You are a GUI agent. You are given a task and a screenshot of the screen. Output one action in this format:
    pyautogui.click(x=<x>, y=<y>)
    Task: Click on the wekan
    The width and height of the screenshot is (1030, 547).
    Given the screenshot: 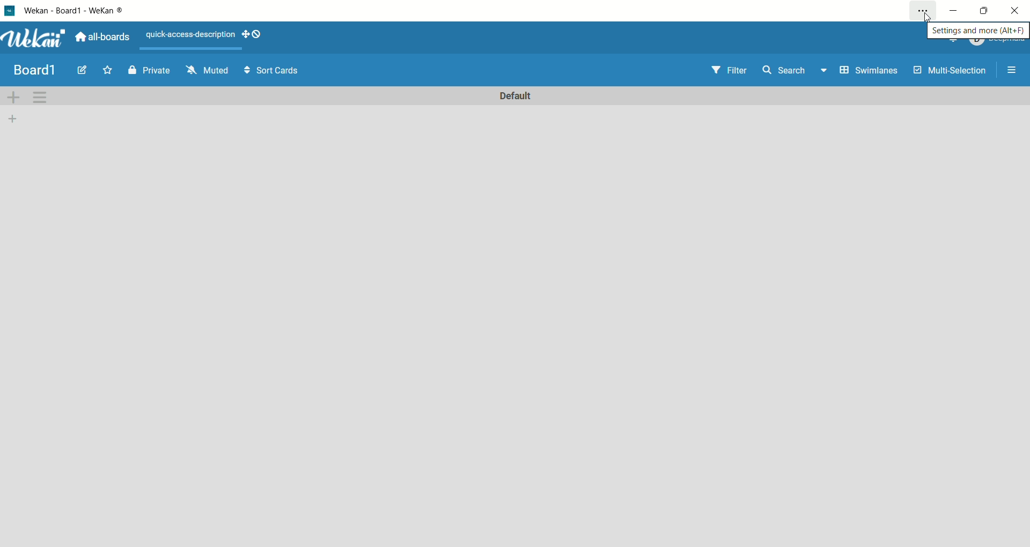 What is the action you would take?
    pyautogui.click(x=34, y=39)
    